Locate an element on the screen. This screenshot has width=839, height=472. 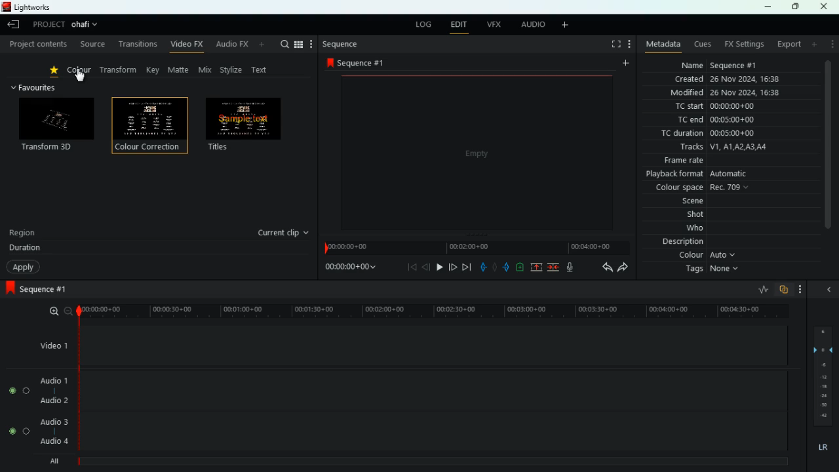
colour correction is located at coordinates (151, 128).